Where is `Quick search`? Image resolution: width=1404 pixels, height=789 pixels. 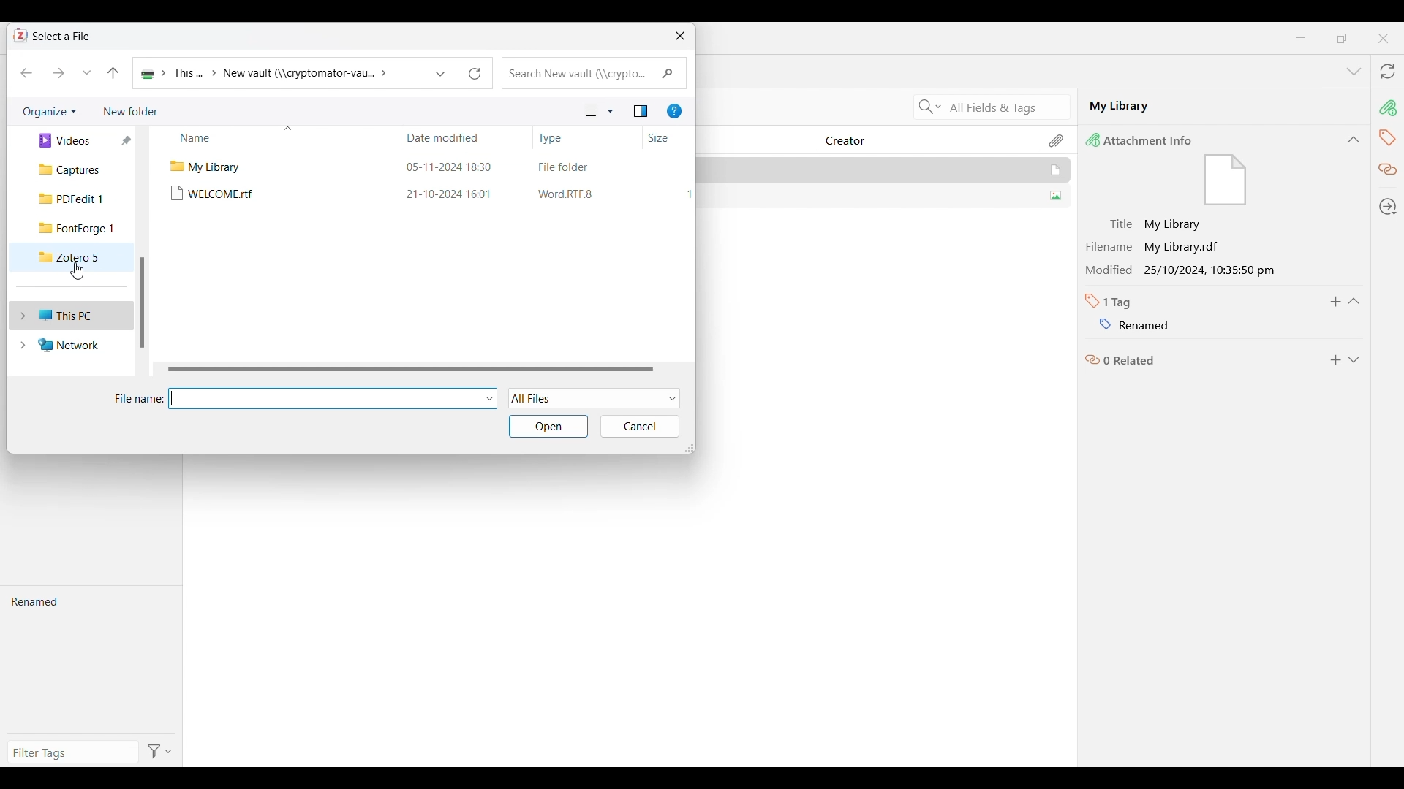 Quick search is located at coordinates (592, 74).